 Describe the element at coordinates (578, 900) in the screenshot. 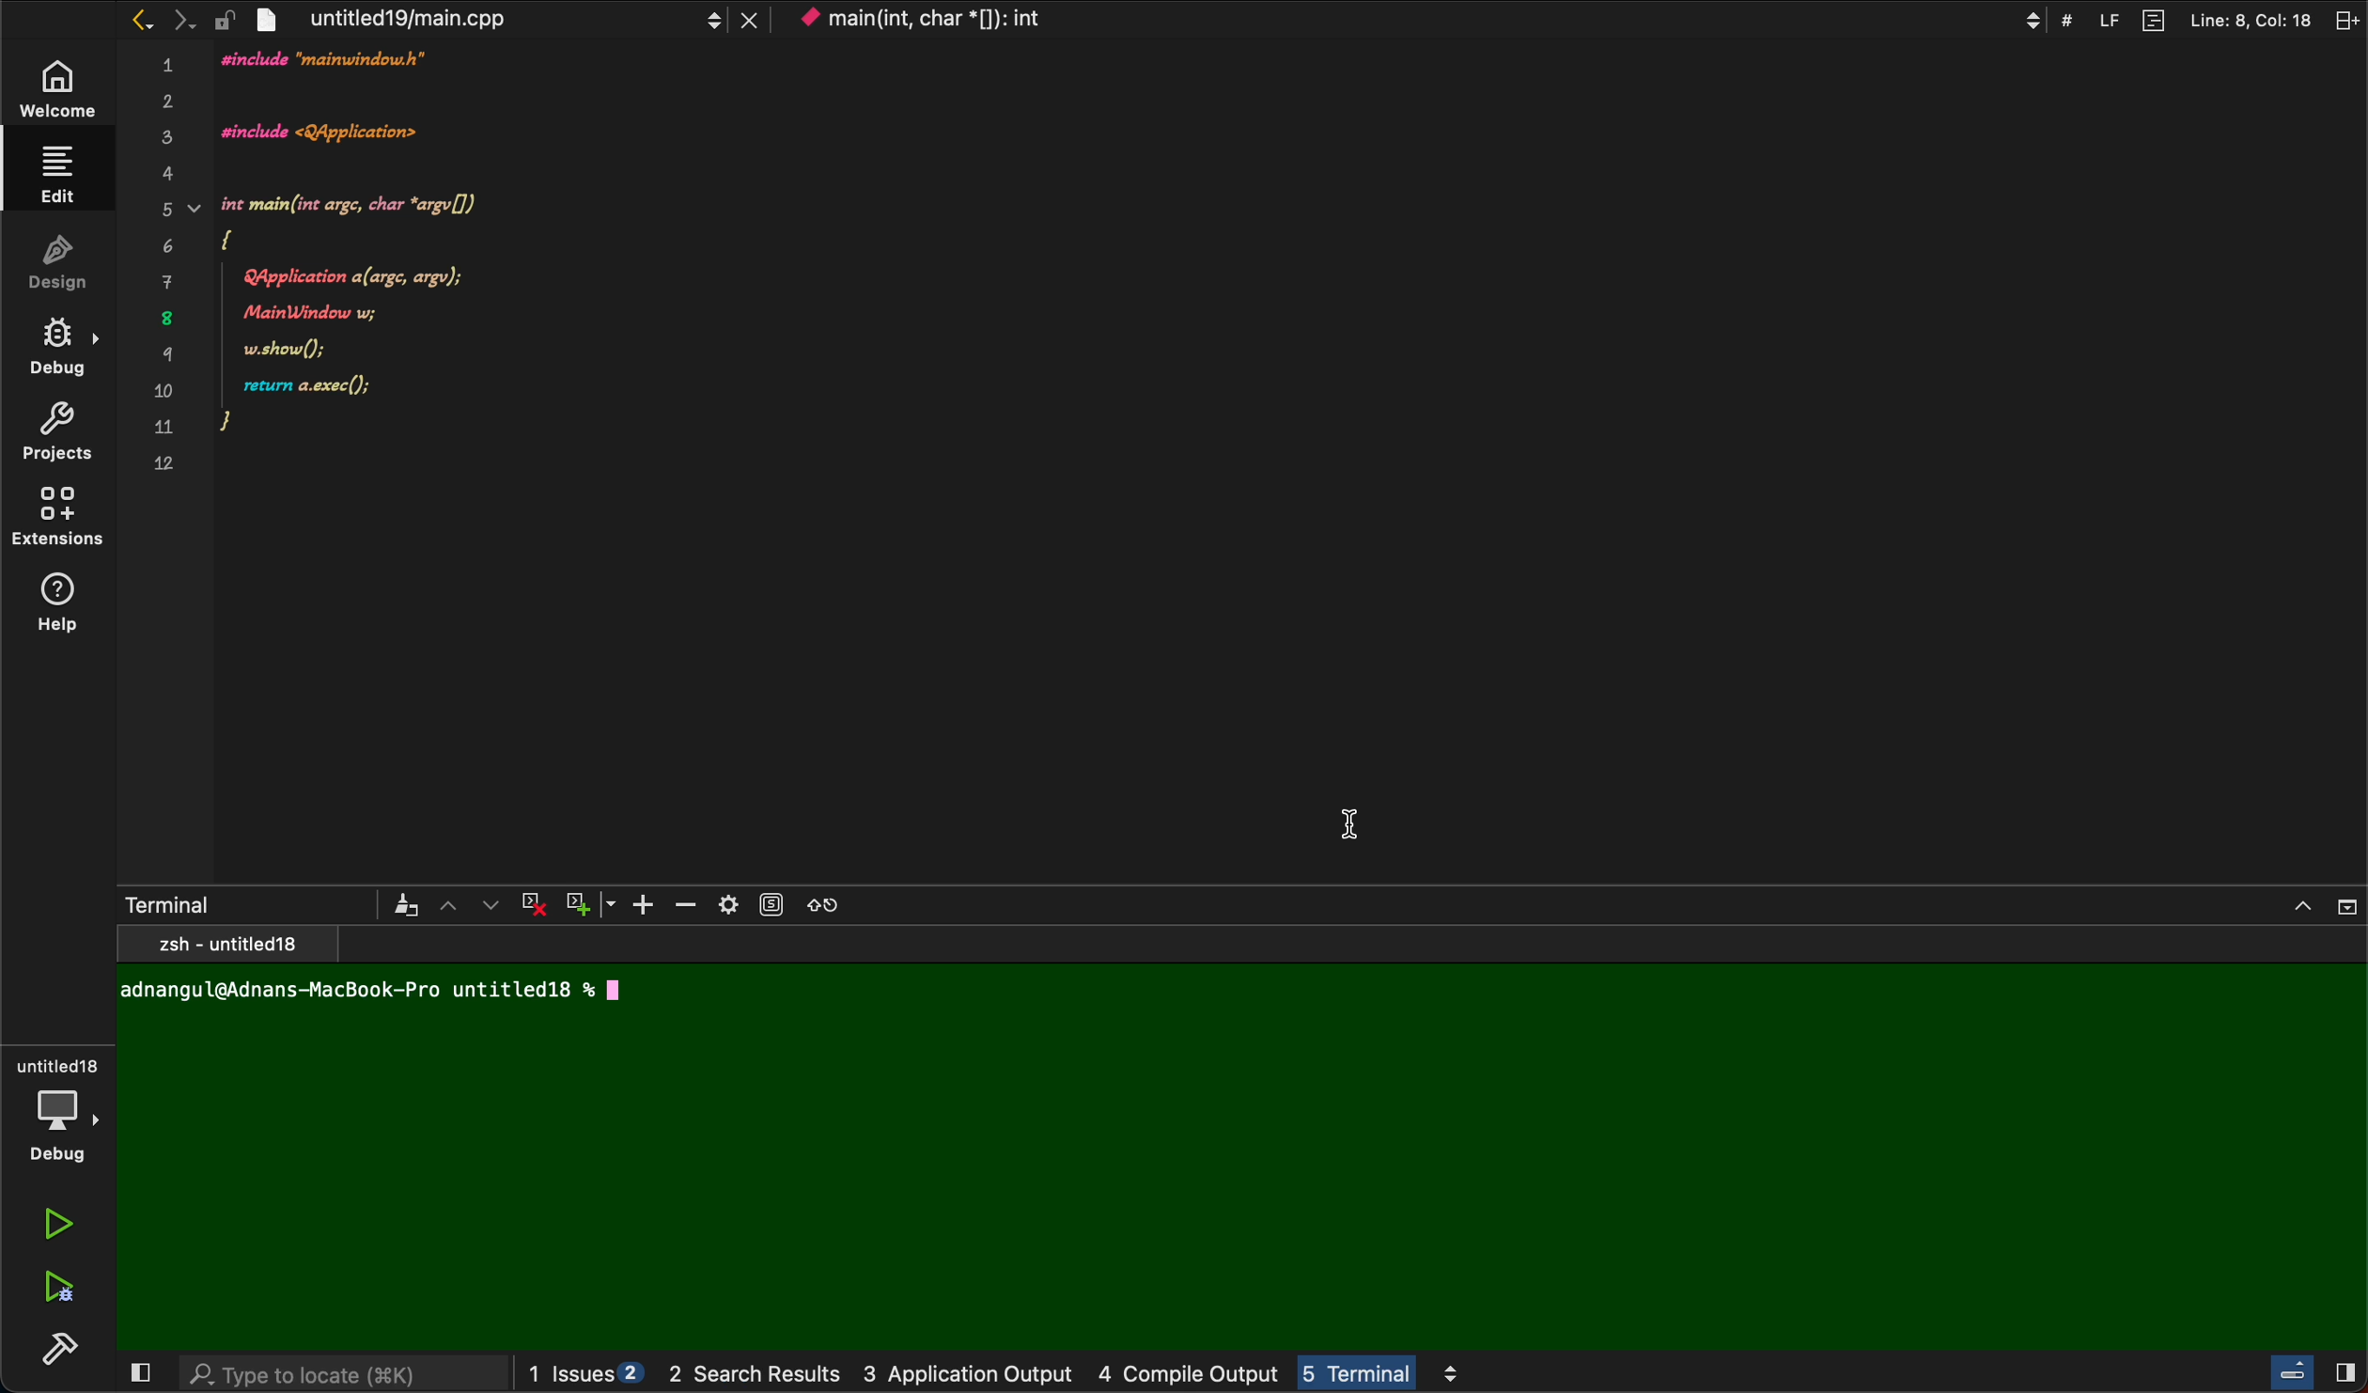

I see `plus` at that location.